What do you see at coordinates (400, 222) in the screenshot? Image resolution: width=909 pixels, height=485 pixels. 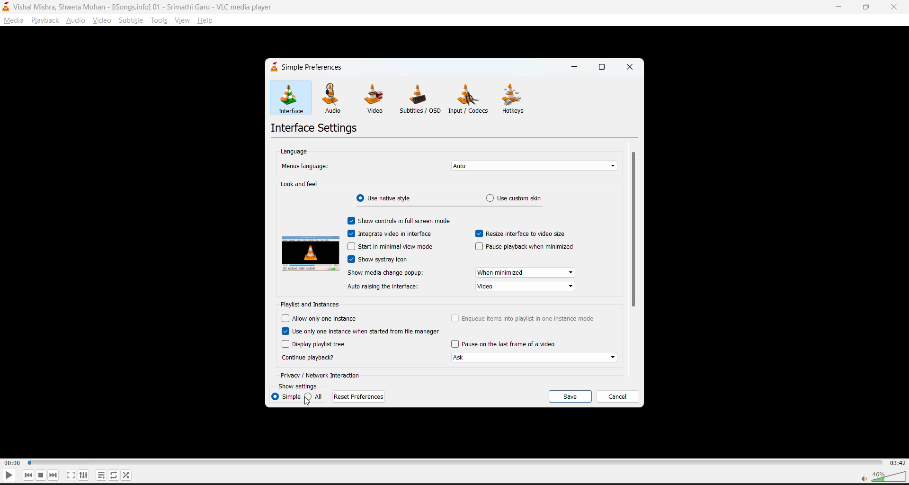 I see `show controls in full screen mode` at bounding box center [400, 222].